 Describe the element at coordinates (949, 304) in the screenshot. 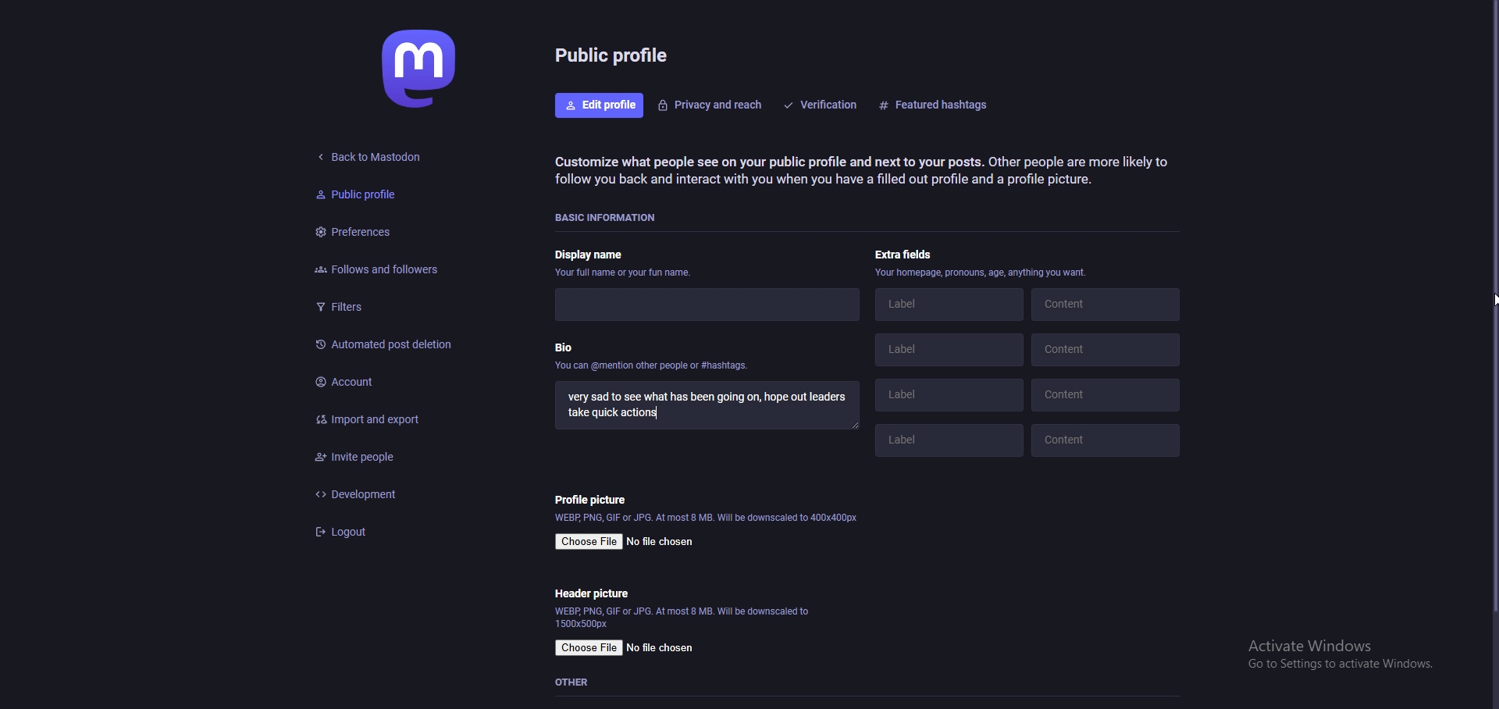

I see `label` at that location.